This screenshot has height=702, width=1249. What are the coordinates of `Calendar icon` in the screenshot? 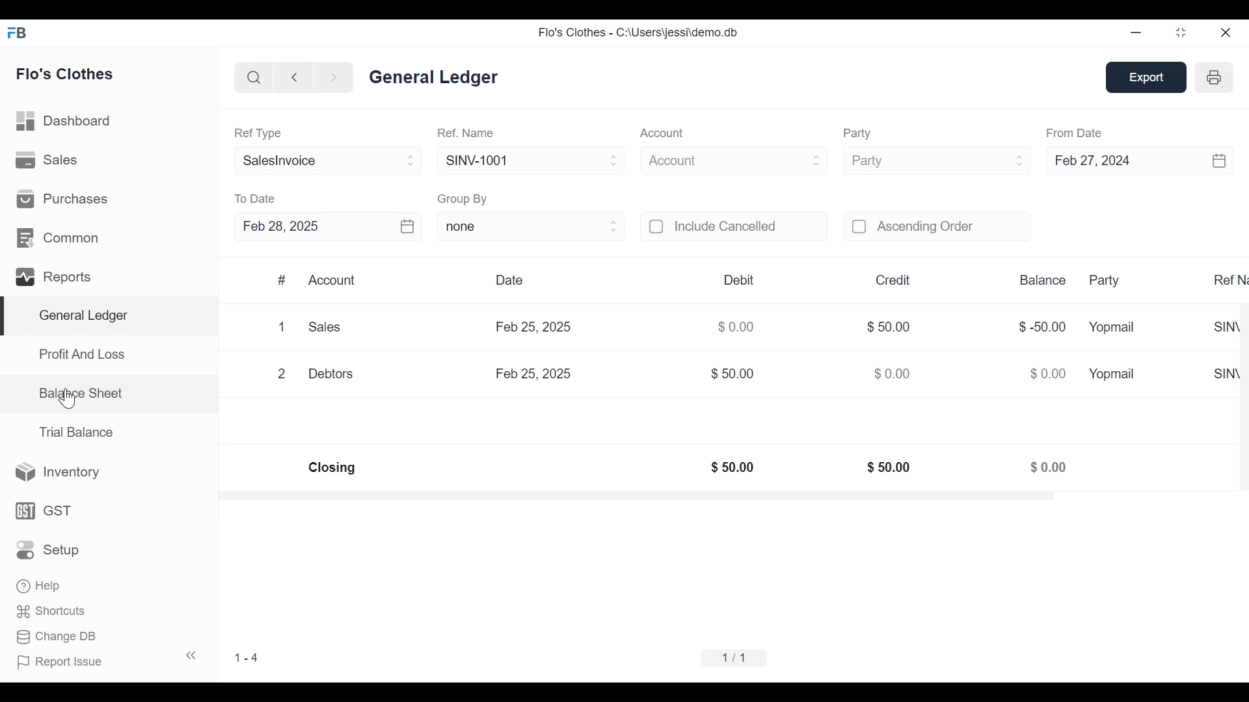 It's located at (406, 226).